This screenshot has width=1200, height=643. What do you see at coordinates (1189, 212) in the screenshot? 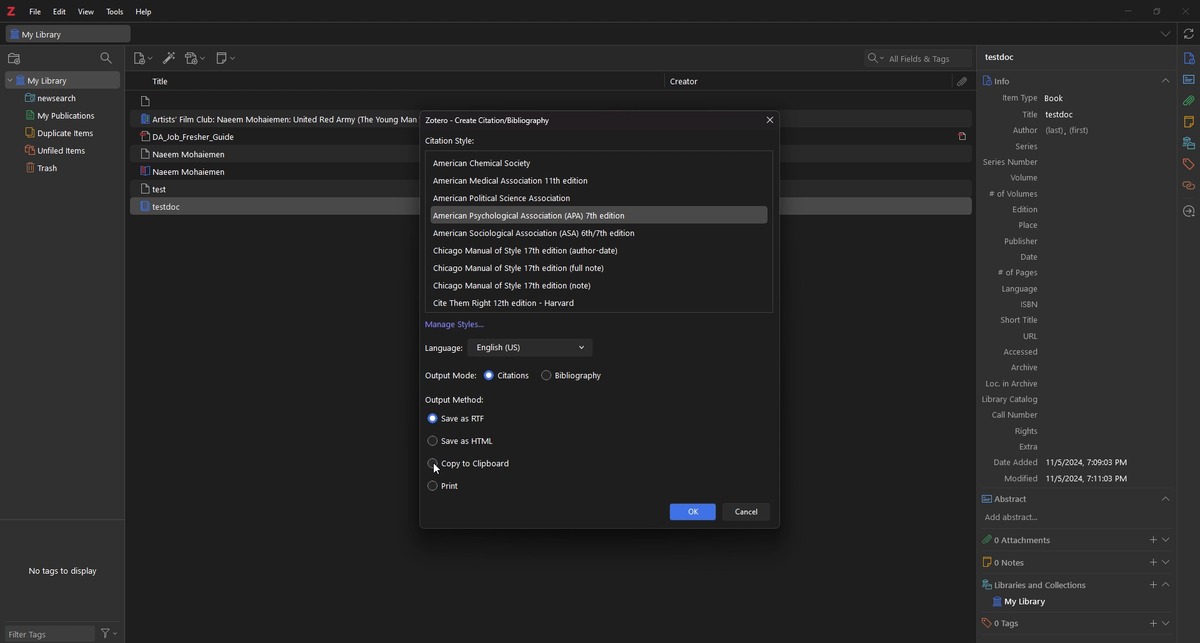
I see `locate` at bounding box center [1189, 212].